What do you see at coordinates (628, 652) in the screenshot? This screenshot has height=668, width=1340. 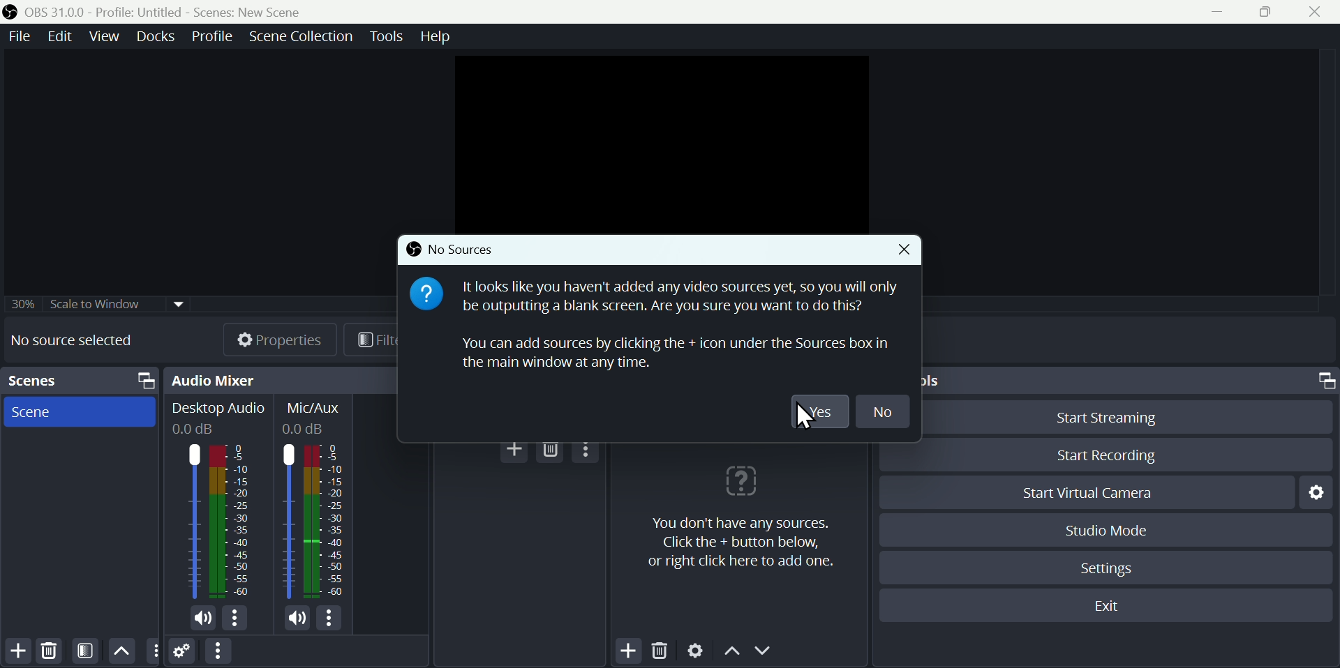 I see `Add` at bounding box center [628, 652].